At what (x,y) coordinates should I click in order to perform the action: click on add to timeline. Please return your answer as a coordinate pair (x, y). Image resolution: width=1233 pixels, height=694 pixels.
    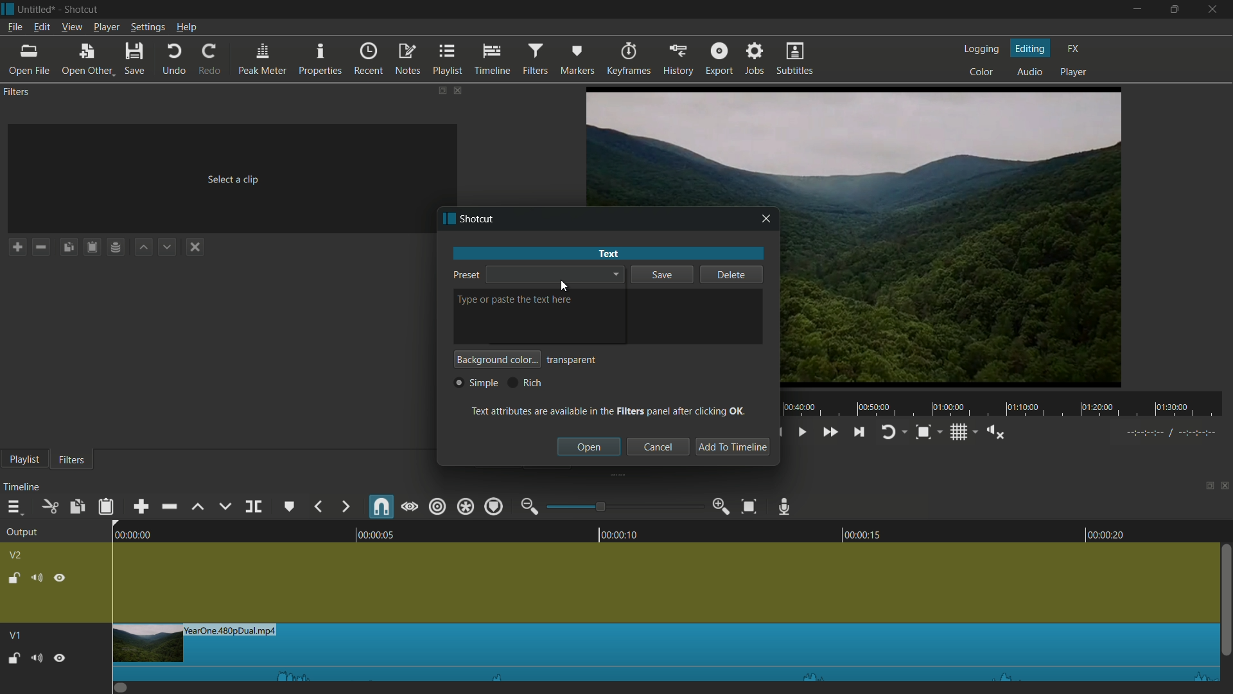
    Looking at the image, I should click on (731, 447).